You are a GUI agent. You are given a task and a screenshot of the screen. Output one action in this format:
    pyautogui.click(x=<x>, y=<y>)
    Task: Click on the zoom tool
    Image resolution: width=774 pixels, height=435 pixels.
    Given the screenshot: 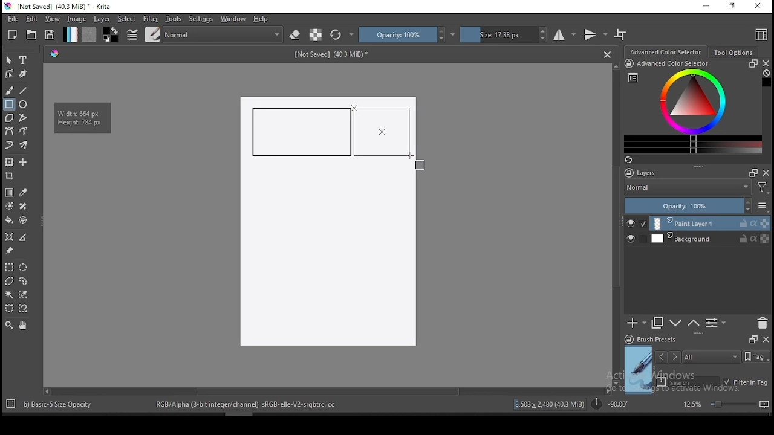 What is the action you would take?
    pyautogui.click(x=9, y=324)
    